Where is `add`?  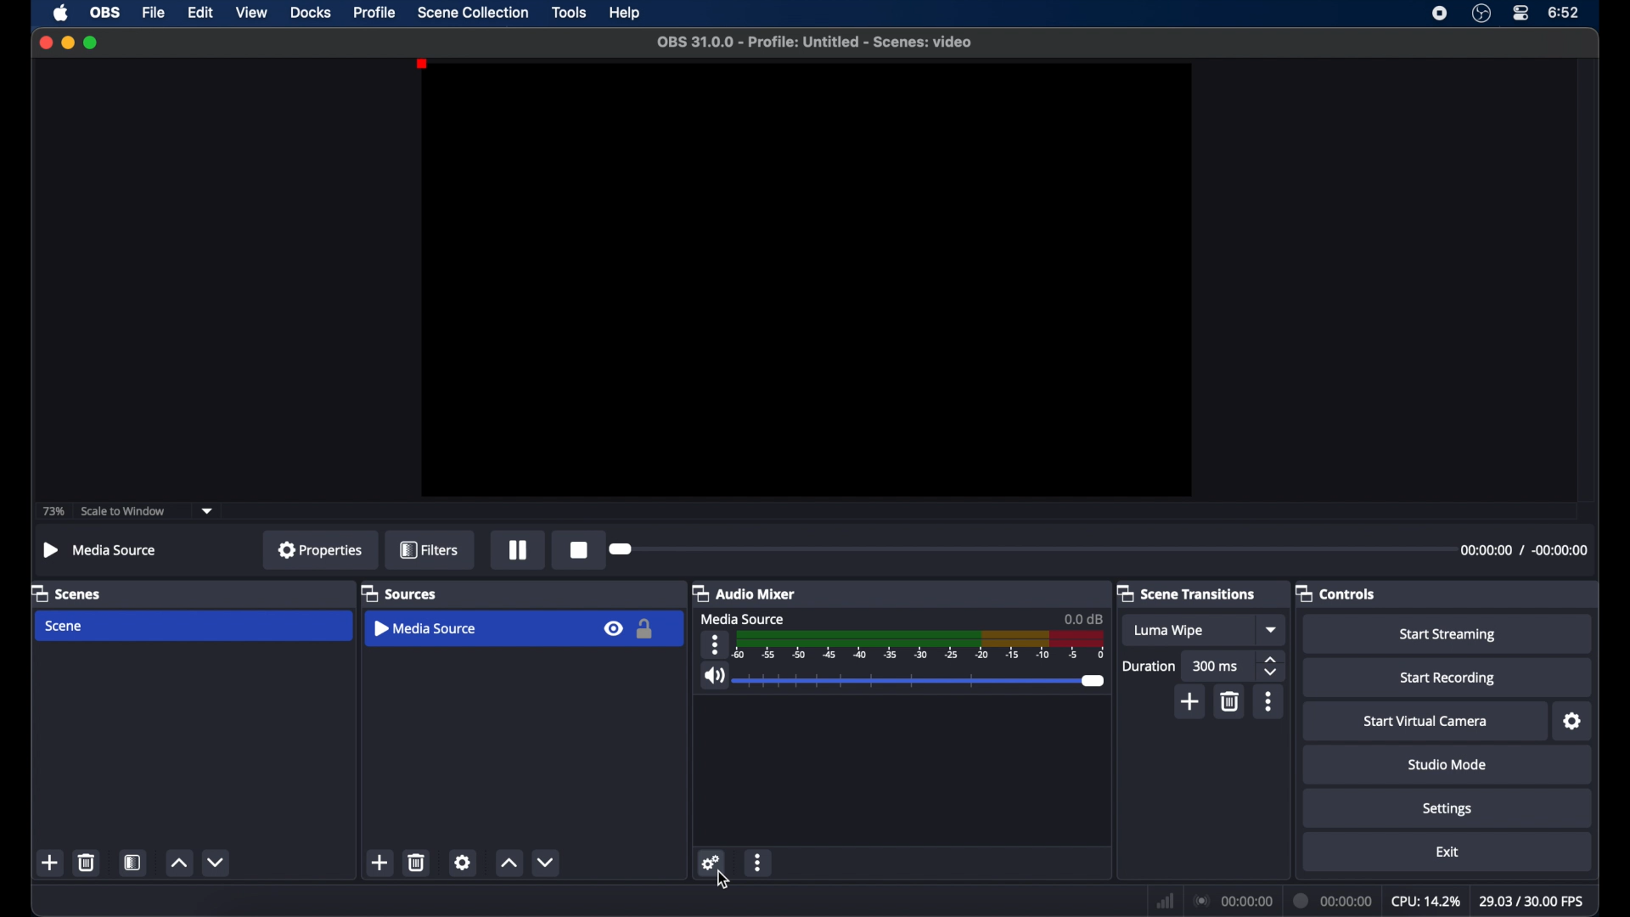
add is located at coordinates (379, 863).